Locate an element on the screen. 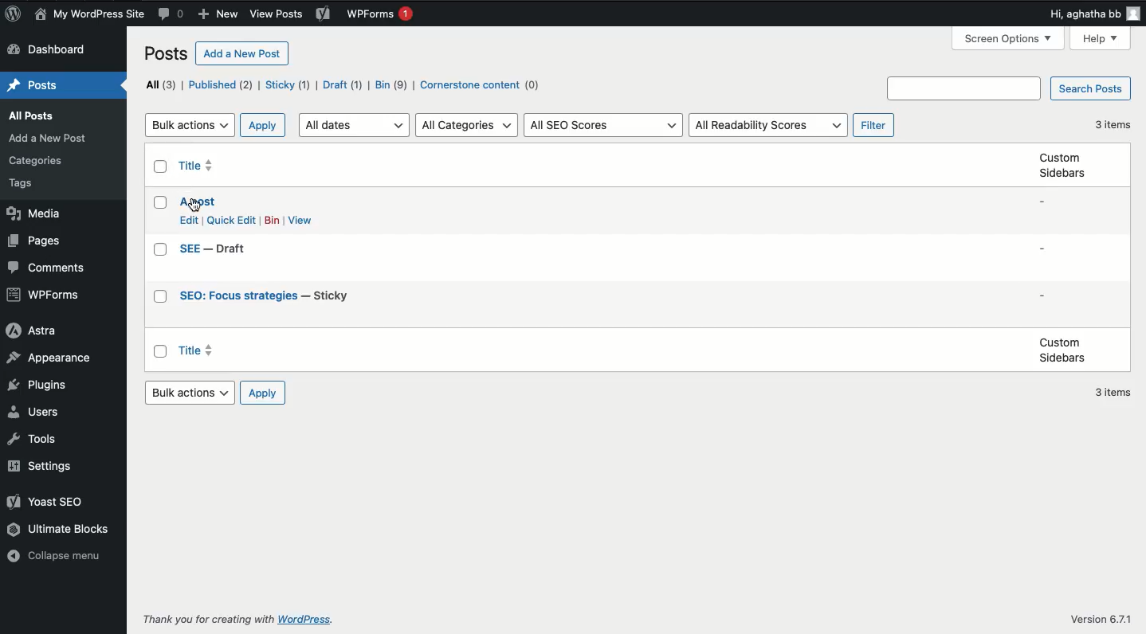 This screenshot has width=1146, height=634. Cornerstone content is located at coordinates (482, 85).